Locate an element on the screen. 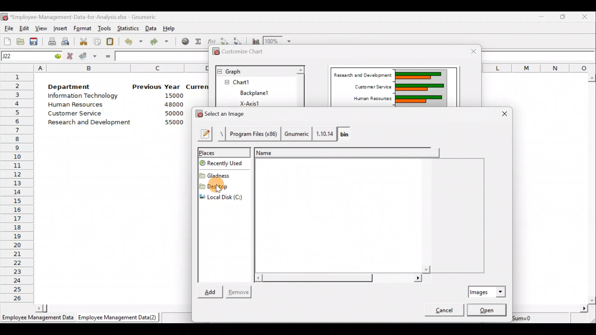 This screenshot has width=596, height=335. Sort in Ascending order is located at coordinates (225, 40).